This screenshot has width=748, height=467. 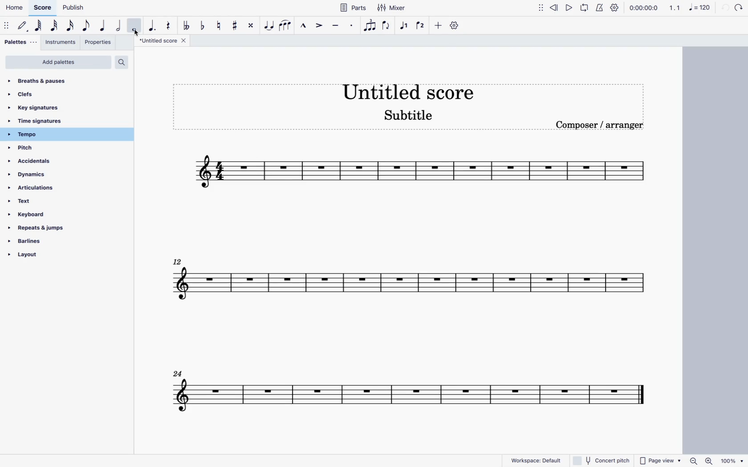 What do you see at coordinates (134, 33) in the screenshot?
I see `cursor` at bounding box center [134, 33].